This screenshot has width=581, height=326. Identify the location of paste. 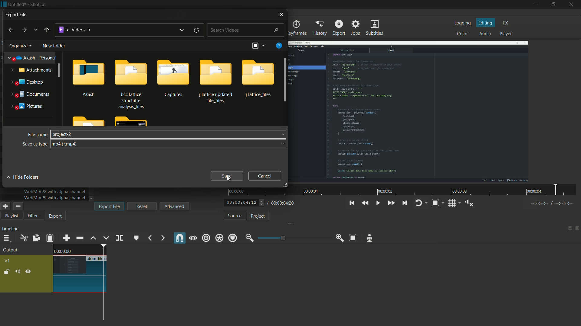
(51, 239).